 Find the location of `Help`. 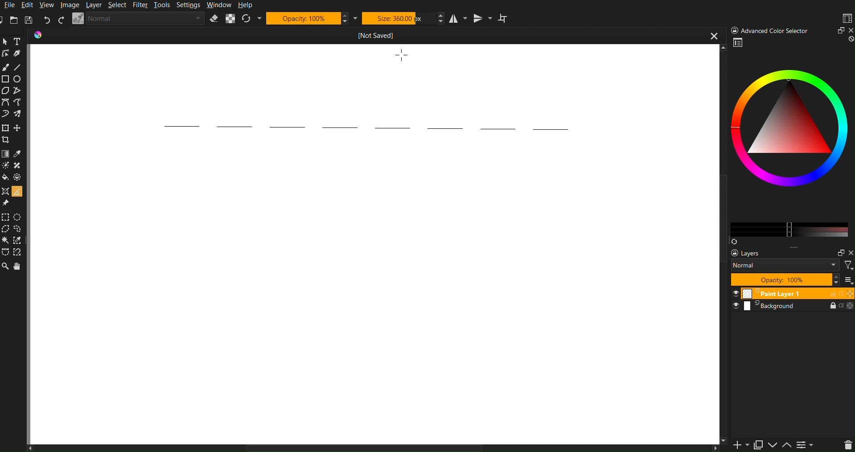

Help is located at coordinates (246, 5).